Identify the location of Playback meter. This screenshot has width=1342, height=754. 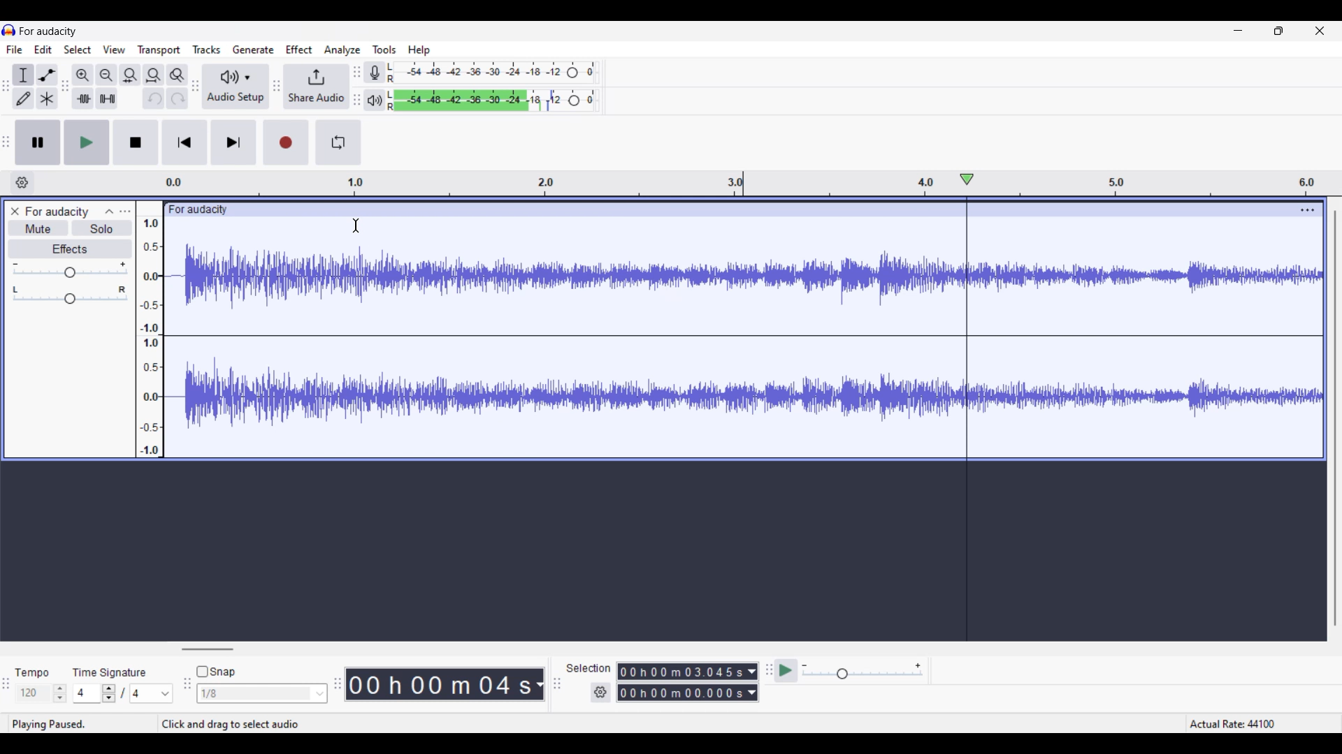
(373, 100).